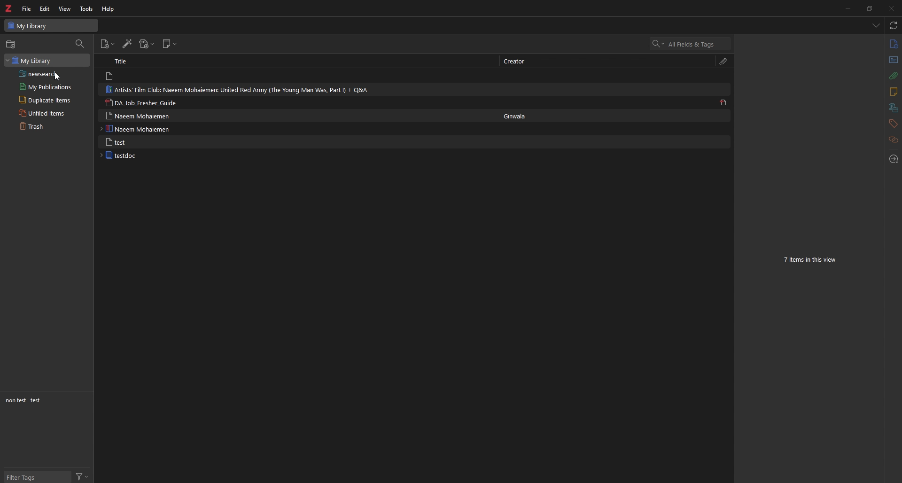 This screenshot has height=483, width=902. What do you see at coordinates (11, 44) in the screenshot?
I see `new collection` at bounding box center [11, 44].